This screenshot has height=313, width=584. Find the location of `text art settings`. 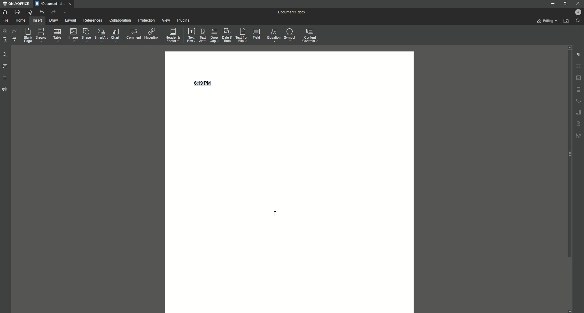

text art settings is located at coordinates (579, 123).